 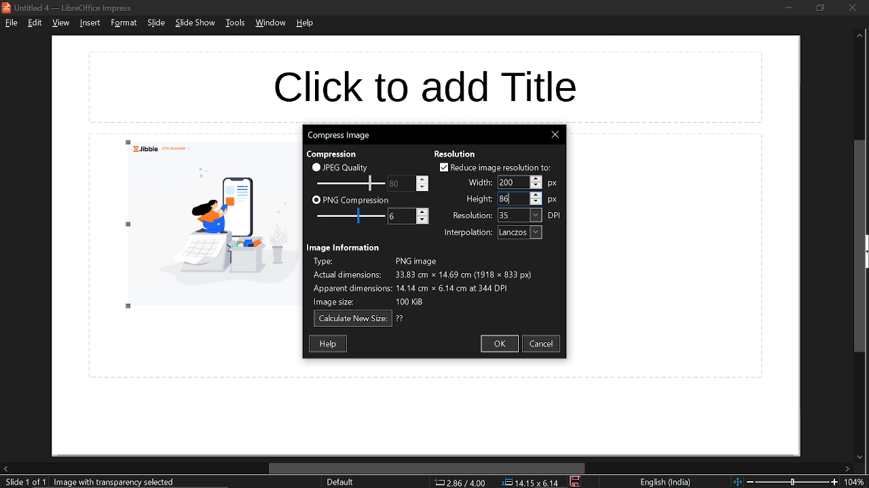 I want to click on Close, so click(x=555, y=135).